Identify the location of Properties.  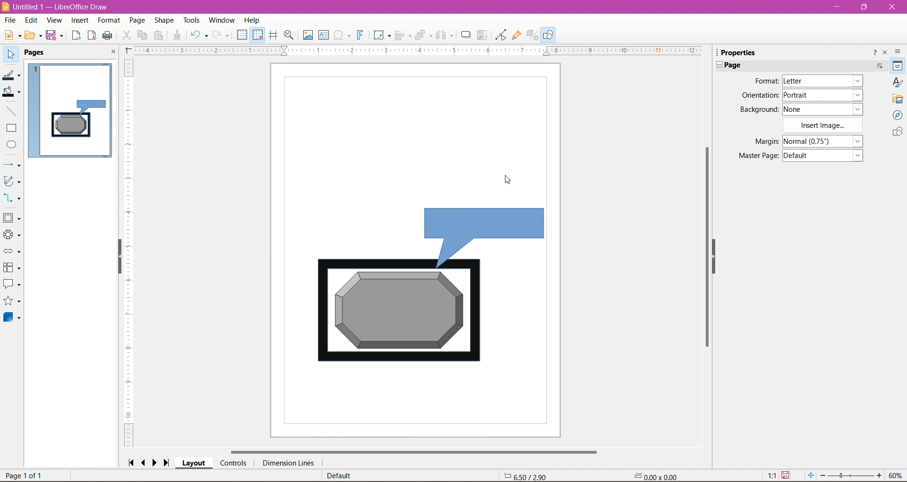
(742, 52).